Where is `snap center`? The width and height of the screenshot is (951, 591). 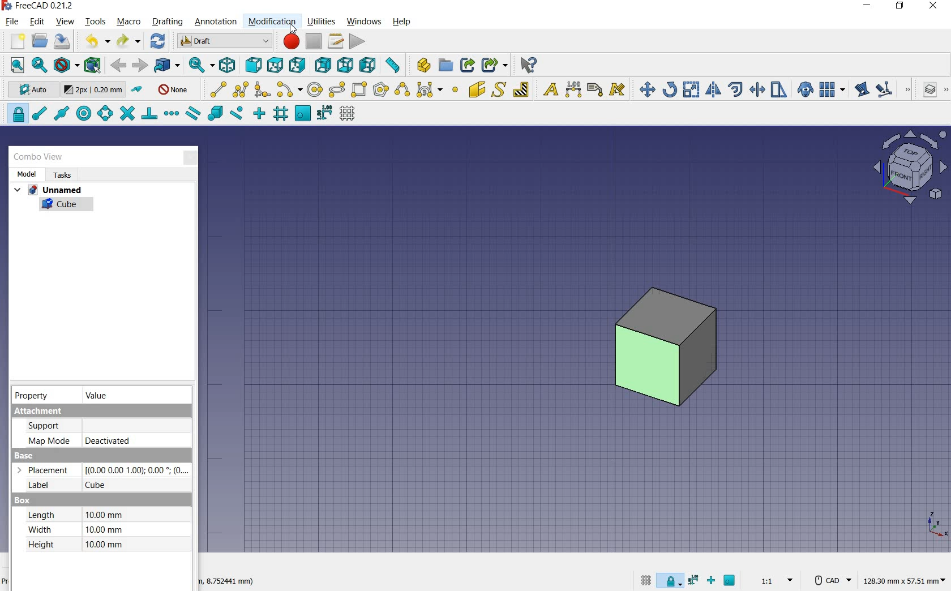 snap center is located at coordinates (85, 113).